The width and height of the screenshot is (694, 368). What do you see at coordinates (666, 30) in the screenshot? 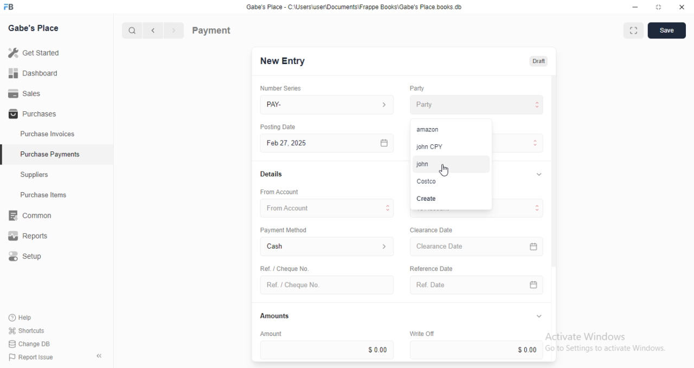
I see `Save` at bounding box center [666, 30].